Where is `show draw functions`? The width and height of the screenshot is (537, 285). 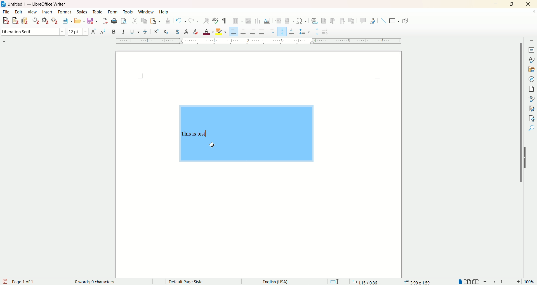 show draw functions is located at coordinates (405, 20).